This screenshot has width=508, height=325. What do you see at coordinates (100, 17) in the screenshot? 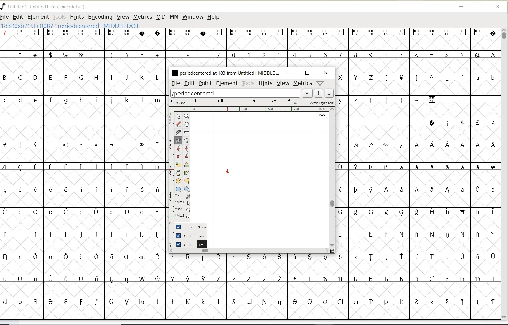
I see `ENCODING` at bounding box center [100, 17].